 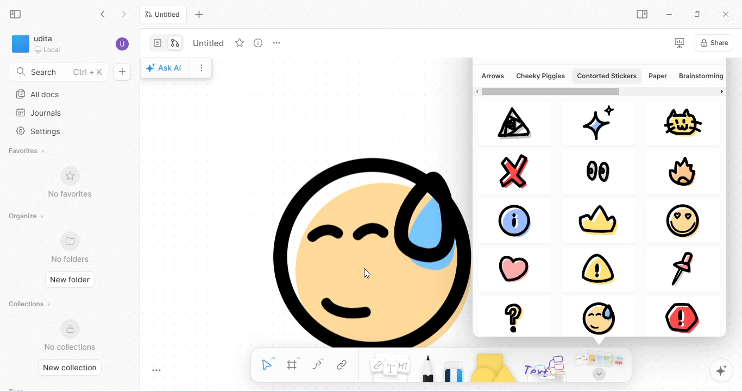 What do you see at coordinates (158, 43) in the screenshot?
I see `page mode` at bounding box center [158, 43].